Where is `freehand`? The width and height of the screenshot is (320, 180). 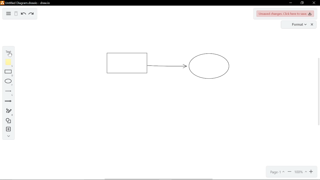
freehand is located at coordinates (9, 111).